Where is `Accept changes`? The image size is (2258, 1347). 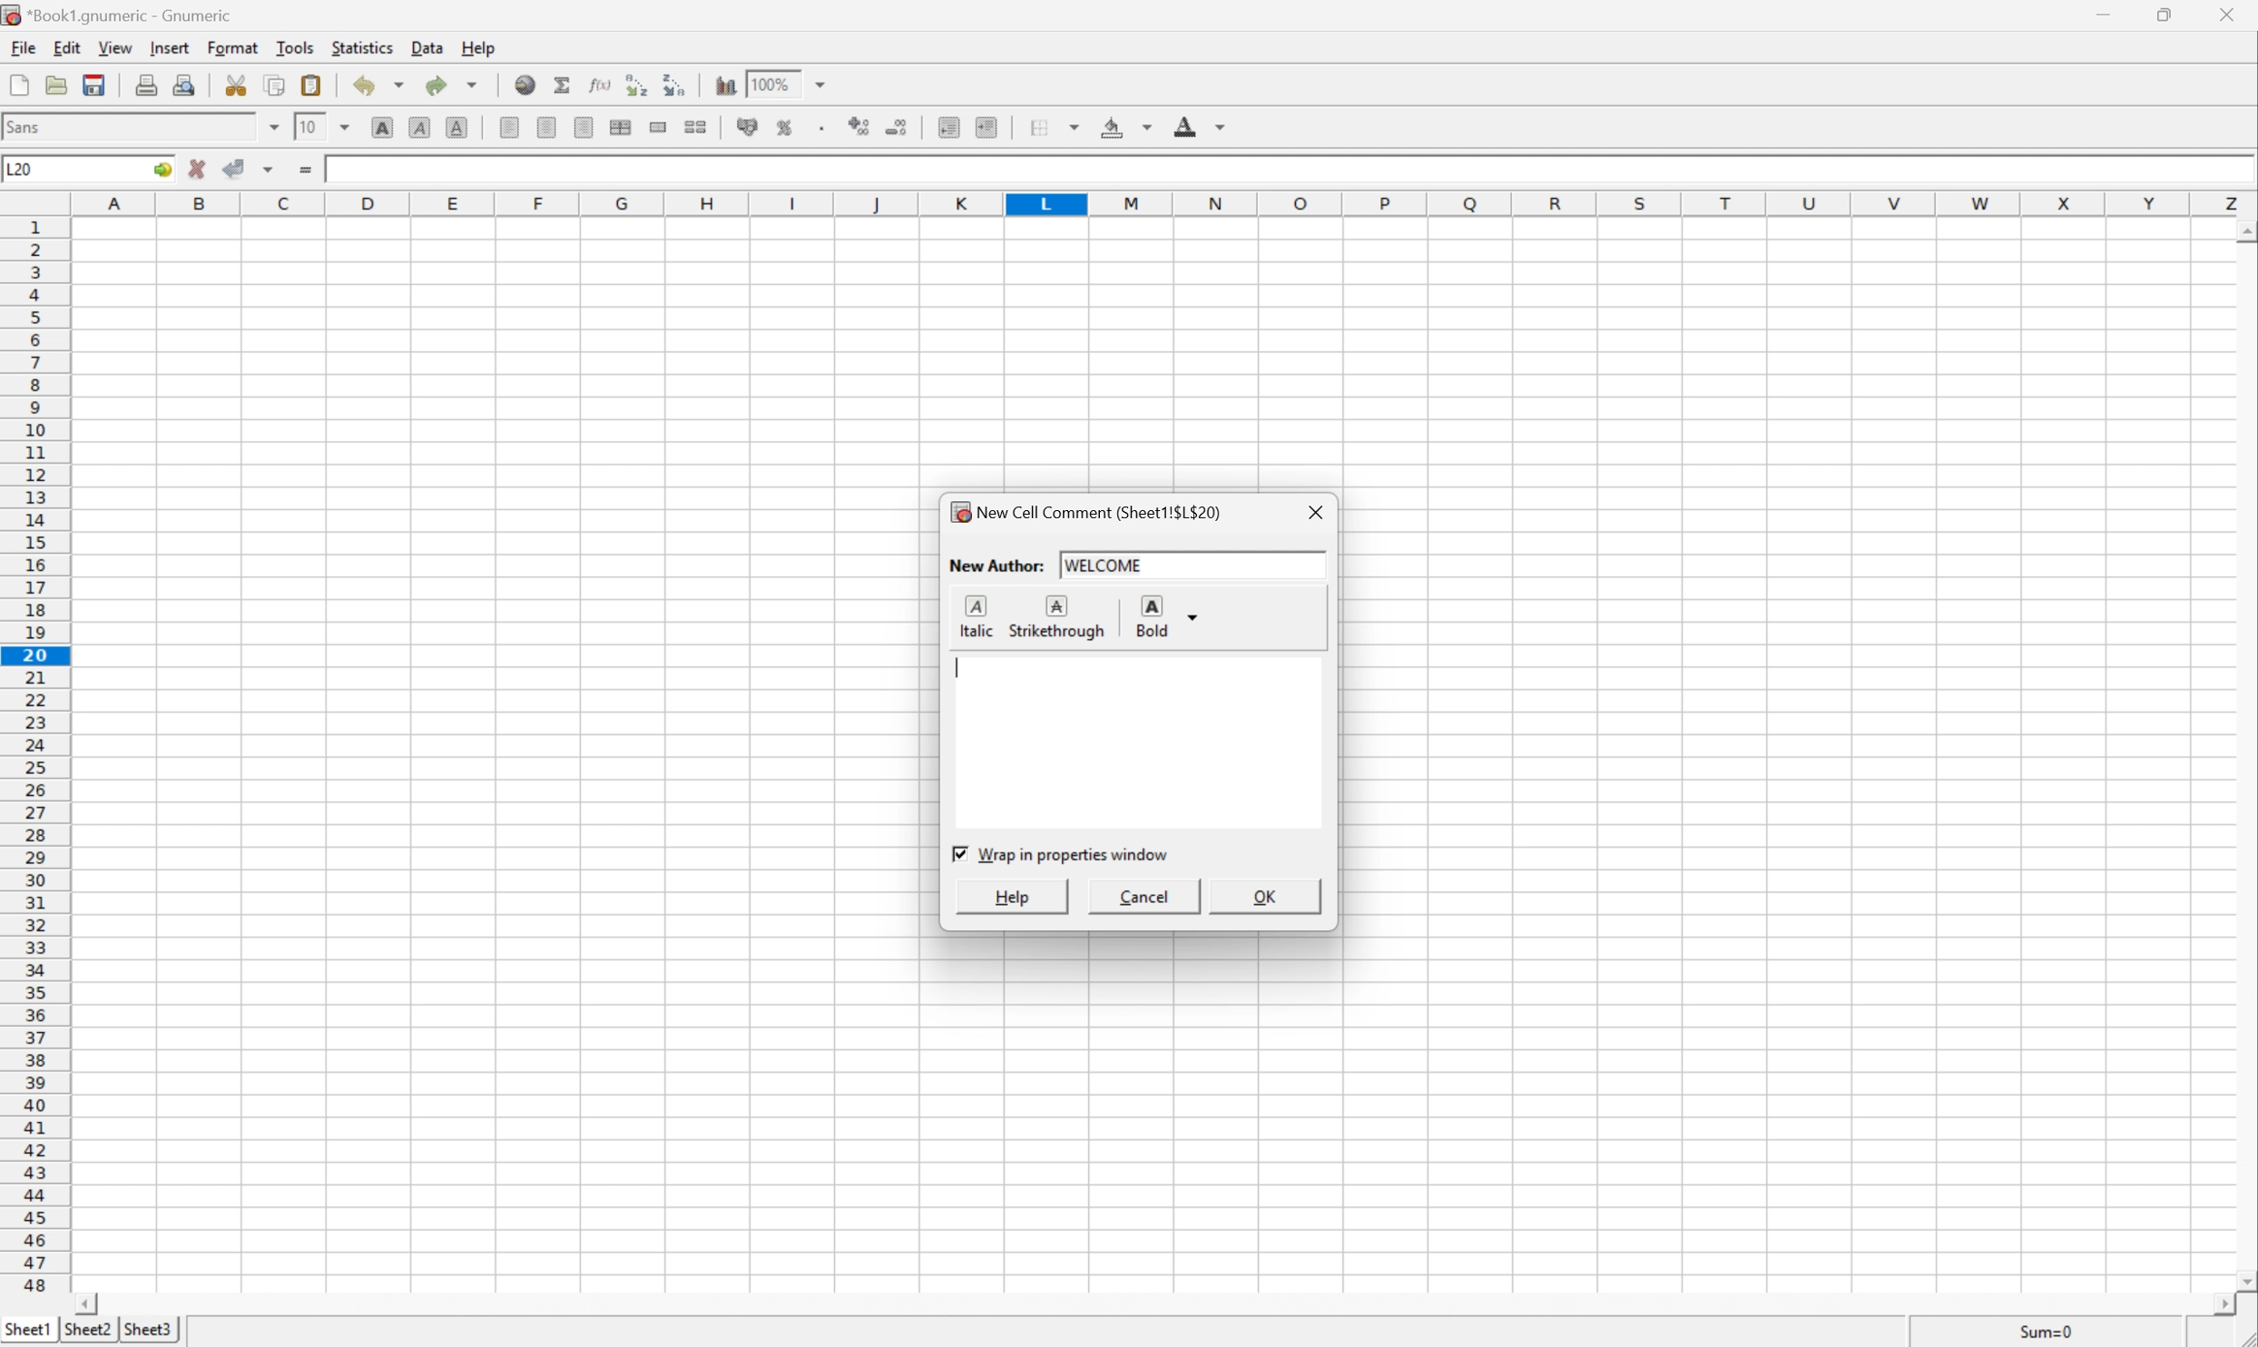 Accept changes is located at coordinates (234, 170).